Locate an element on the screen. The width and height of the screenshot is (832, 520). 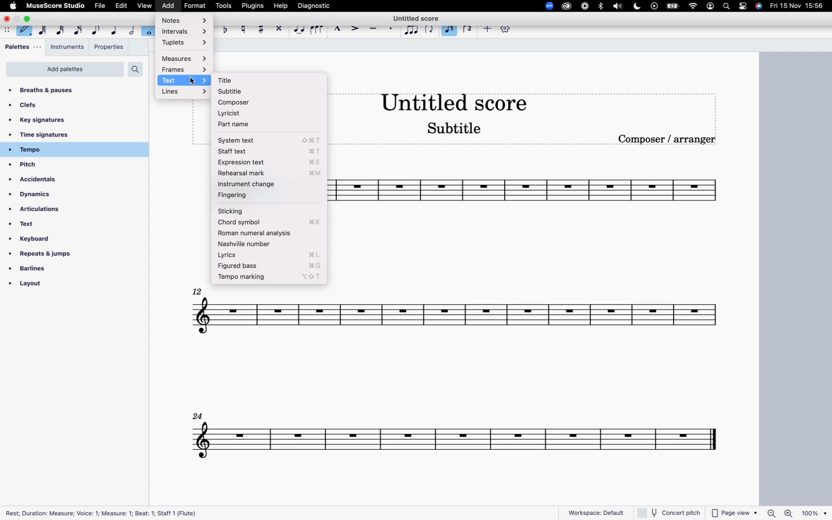
score title is located at coordinates (419, 17).